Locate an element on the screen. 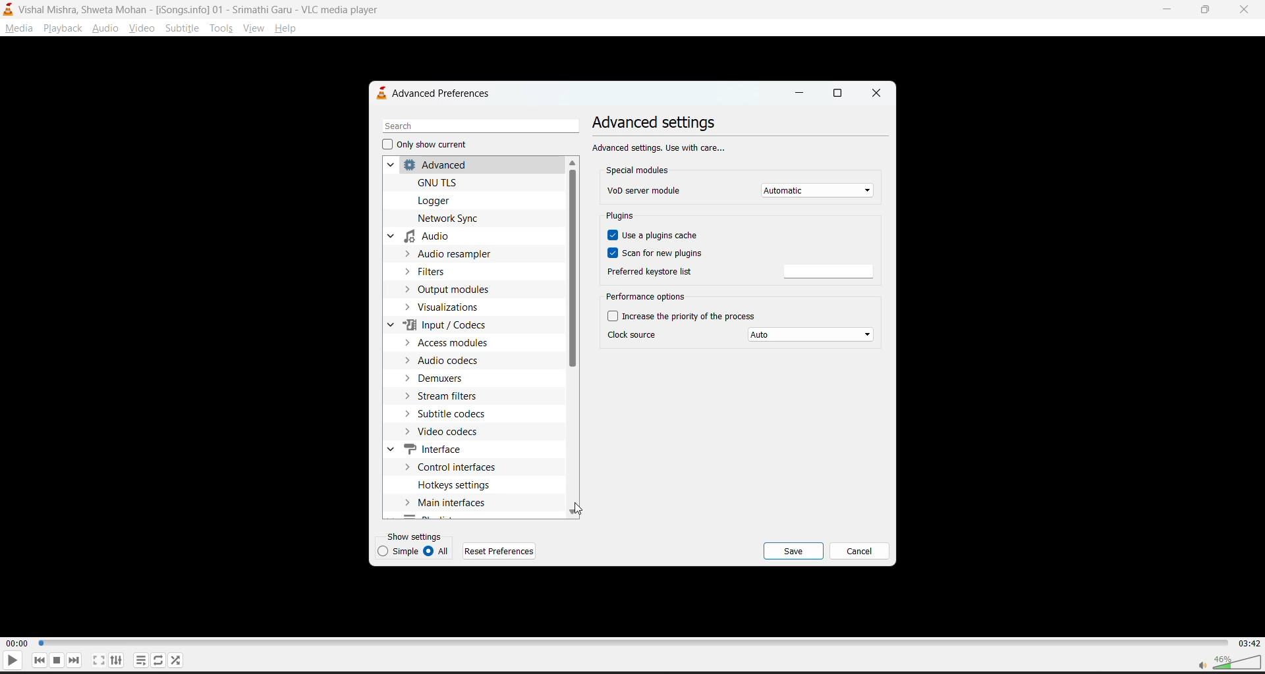 Image resolution: width=1265 pixels, height=674 pixels. advanced settings is located at coordinates (658, 122).